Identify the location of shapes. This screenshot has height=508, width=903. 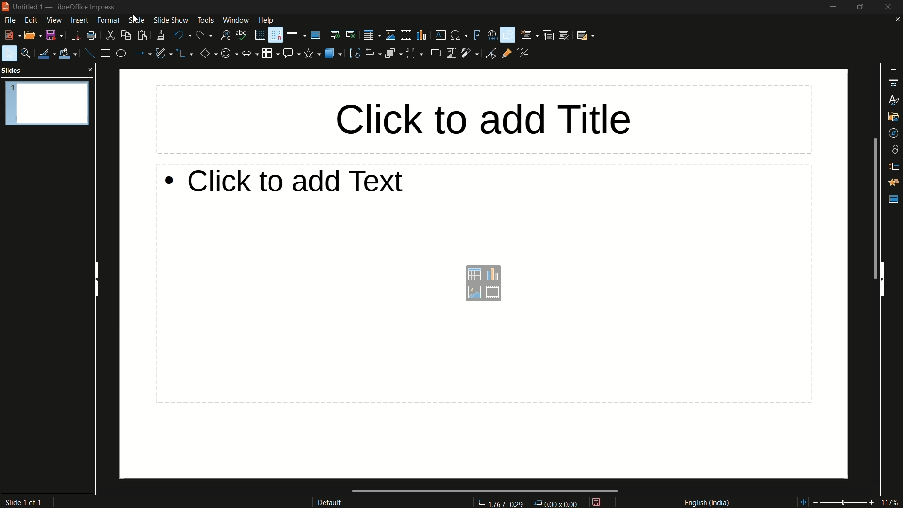
(893, 149).